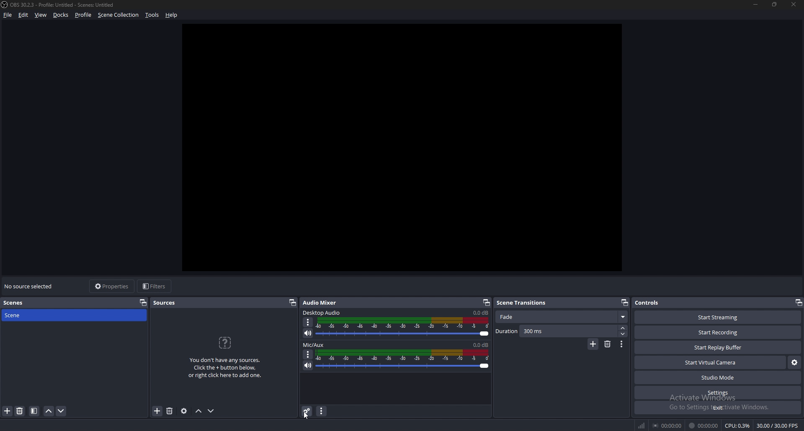 Image resolution: width=804 pixels, height=431 pixels. I want to click on move scene down, so click(61, 410).